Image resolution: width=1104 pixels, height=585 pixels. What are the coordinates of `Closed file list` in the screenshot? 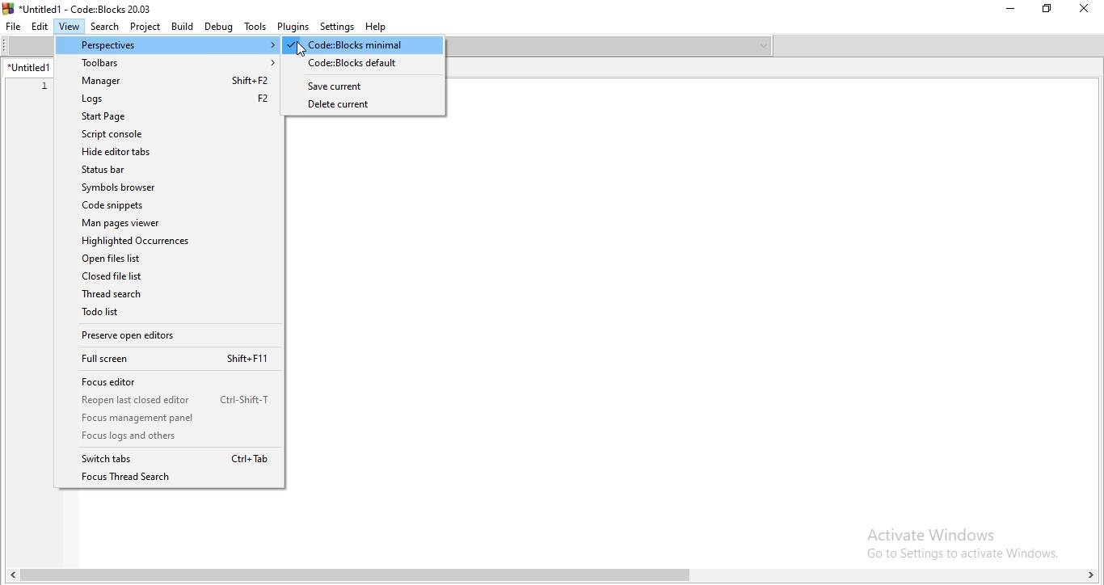 It's located at (167, 276).